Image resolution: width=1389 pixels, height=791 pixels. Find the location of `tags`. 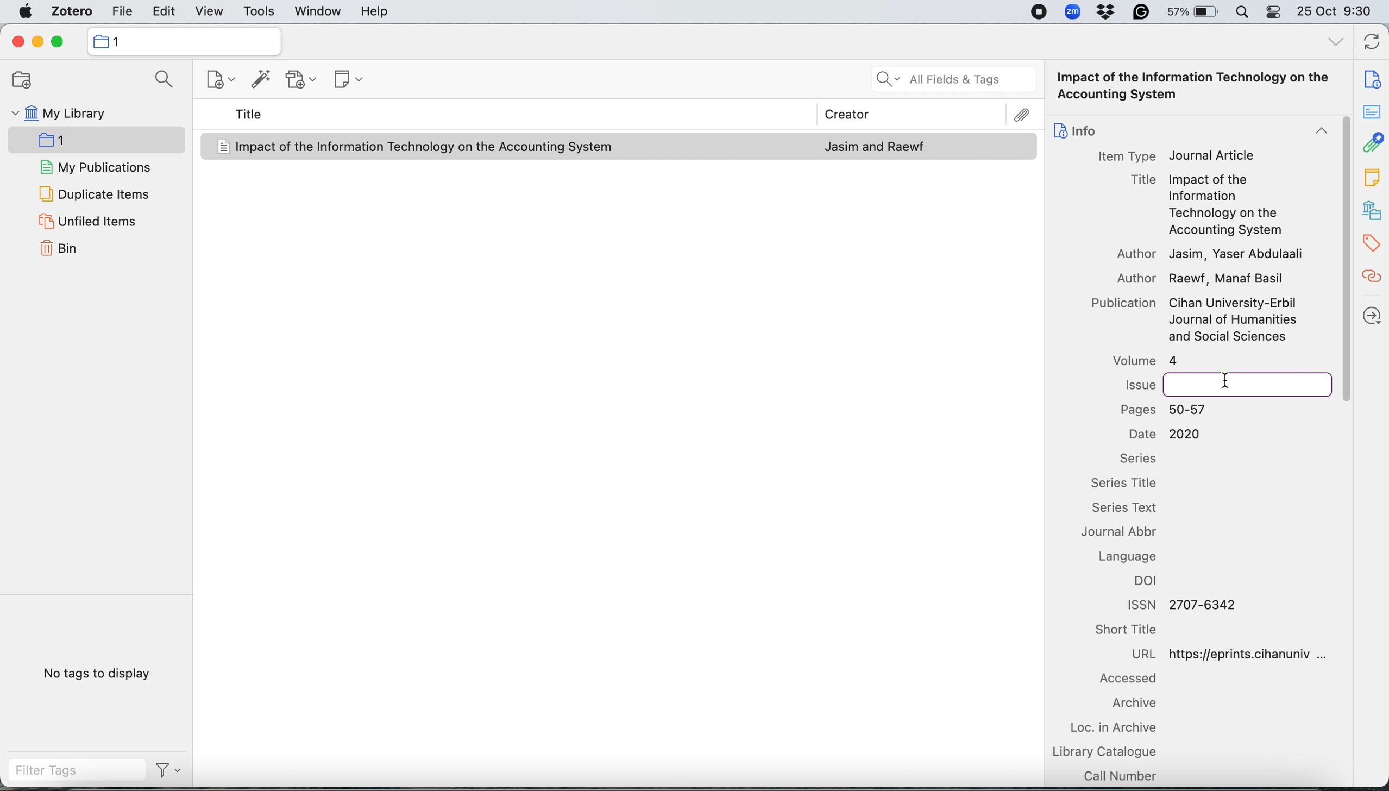

tags is located at coordinates (1371, 243).